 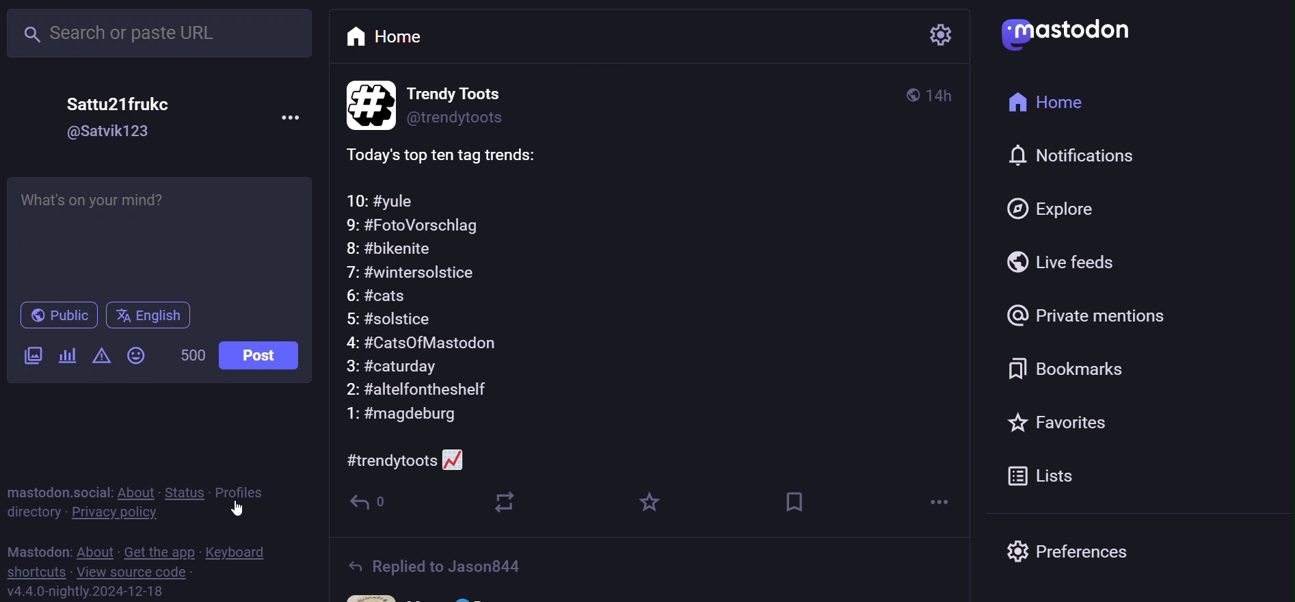 What do you see at coordinates (373, 504) in the screenshot?
I see `reply` at bounding box center [373, 504].